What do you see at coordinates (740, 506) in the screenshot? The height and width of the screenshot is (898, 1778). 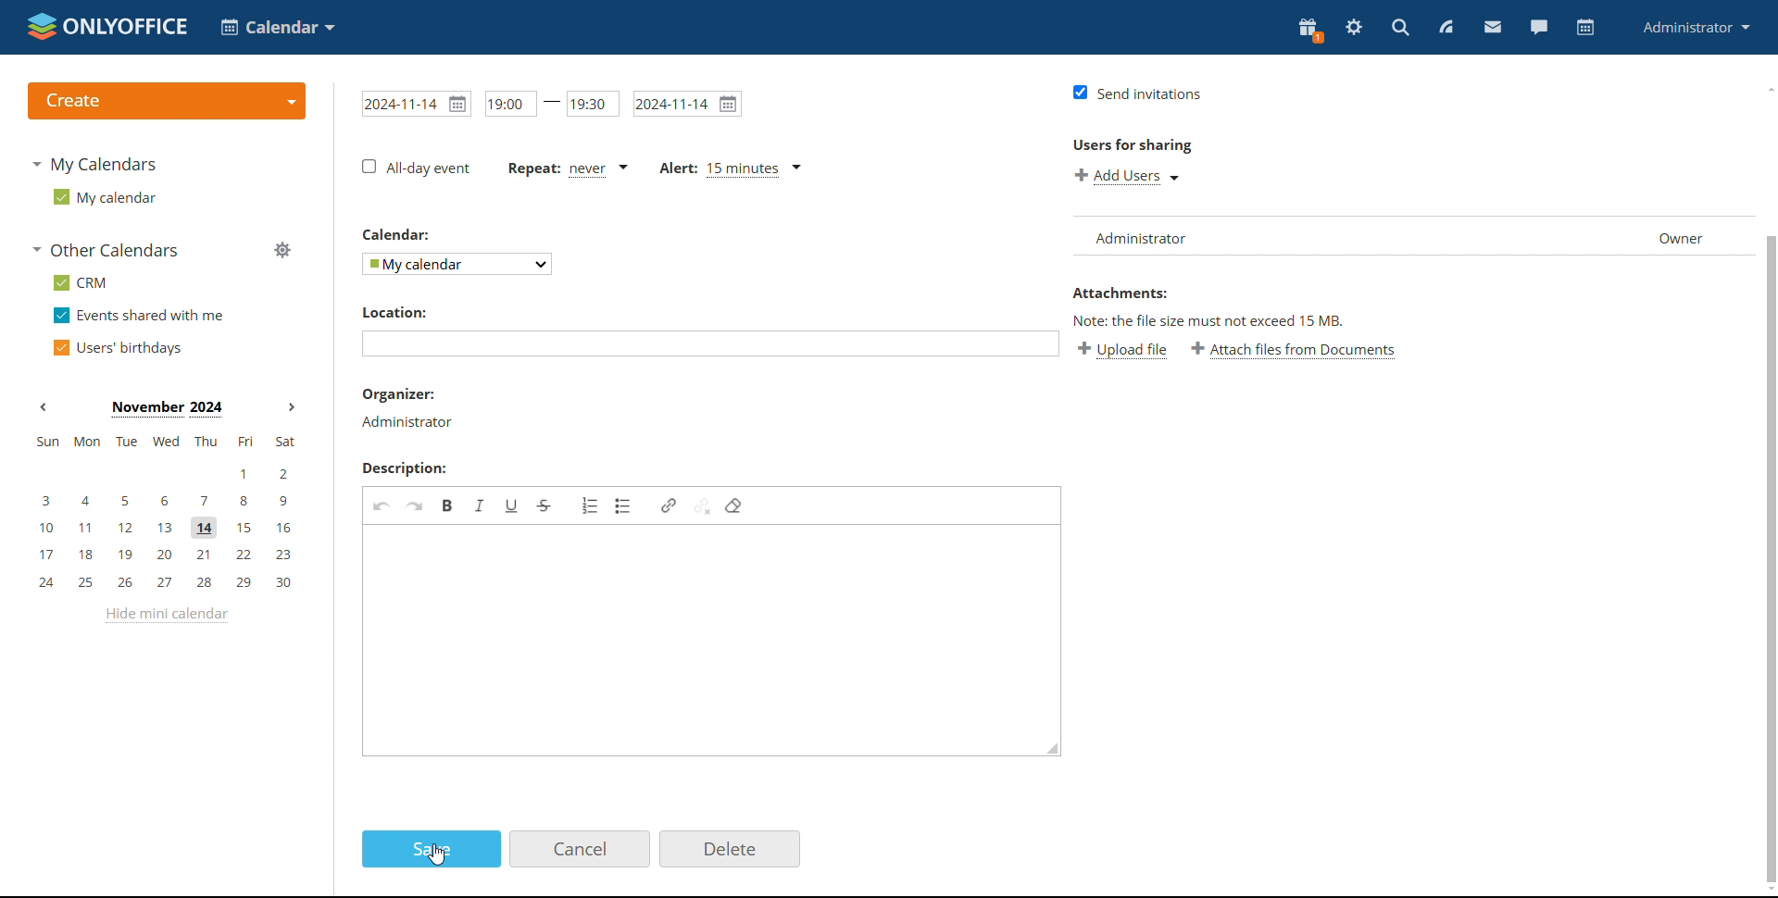 I see `remove format` at bounding box center [740, 506].